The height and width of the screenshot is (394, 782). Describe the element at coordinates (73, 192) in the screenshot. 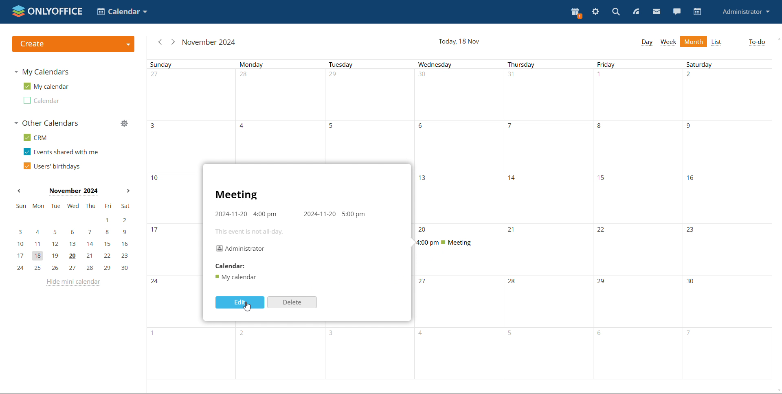

I see `month on display` at that location.